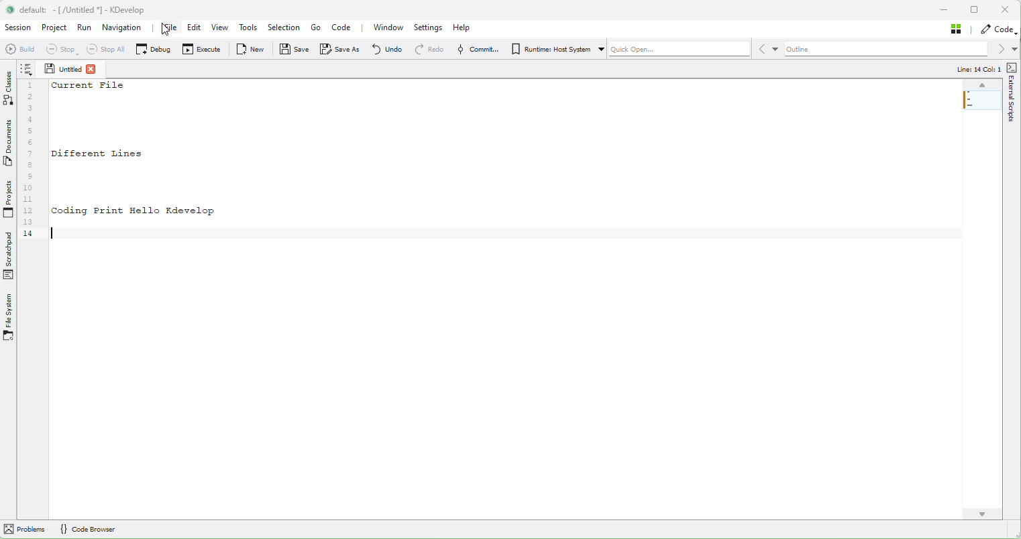 The image size is (1021, 539). Describe the element at coordinates (9, 318) in the screenshot. I see `Files System` at that location.